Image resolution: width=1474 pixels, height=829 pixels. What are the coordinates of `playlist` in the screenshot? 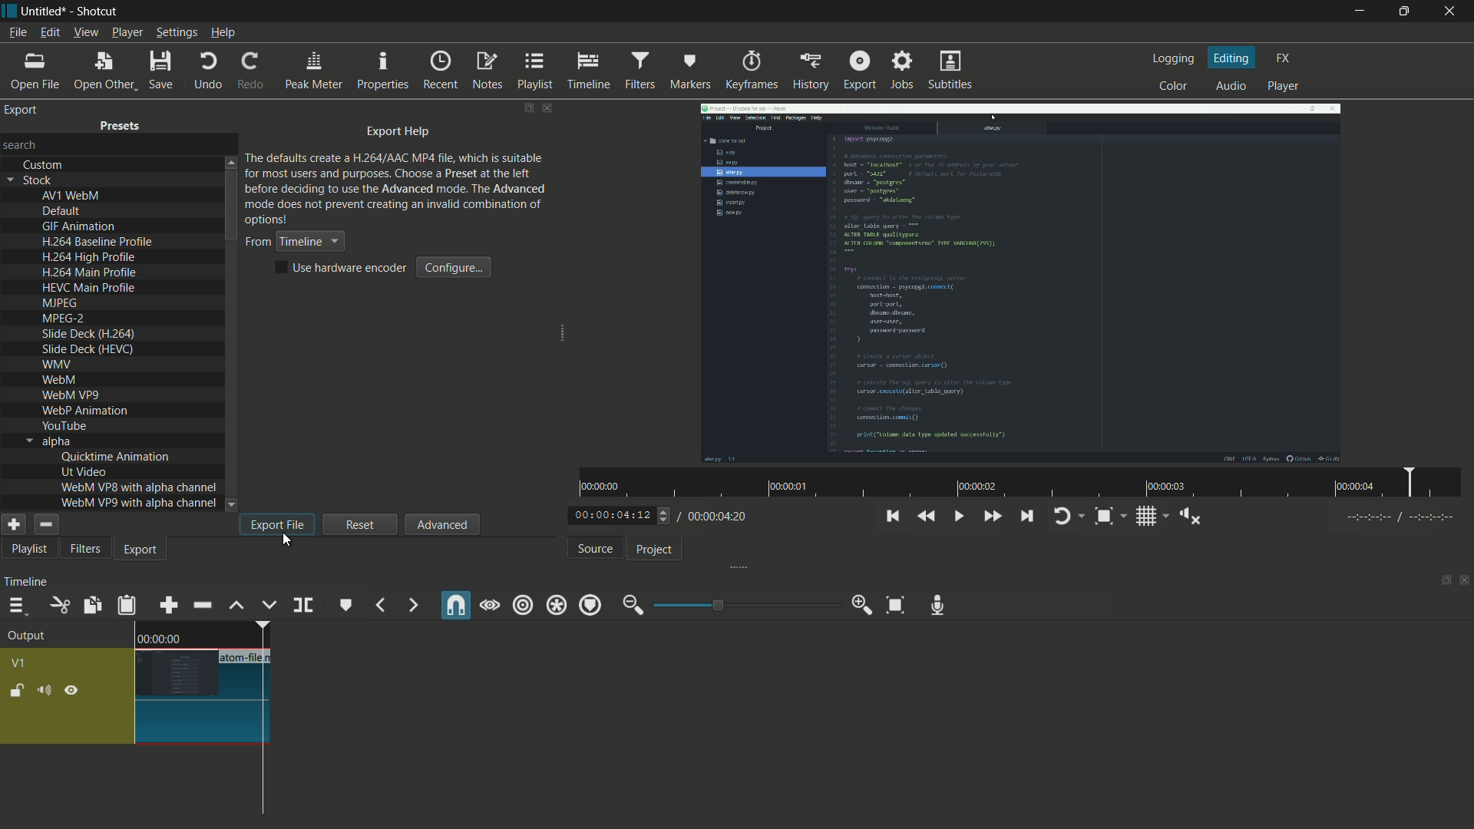 It's located at (534, 71).